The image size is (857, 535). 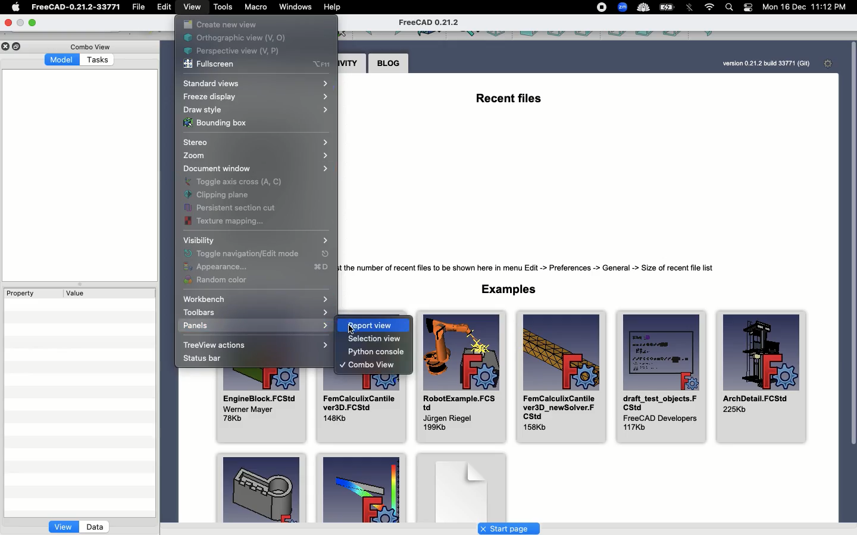 What do you see at coordinates (220, 24) in the screenshot?
I see `Create new view` at bounding box center [220, 24].